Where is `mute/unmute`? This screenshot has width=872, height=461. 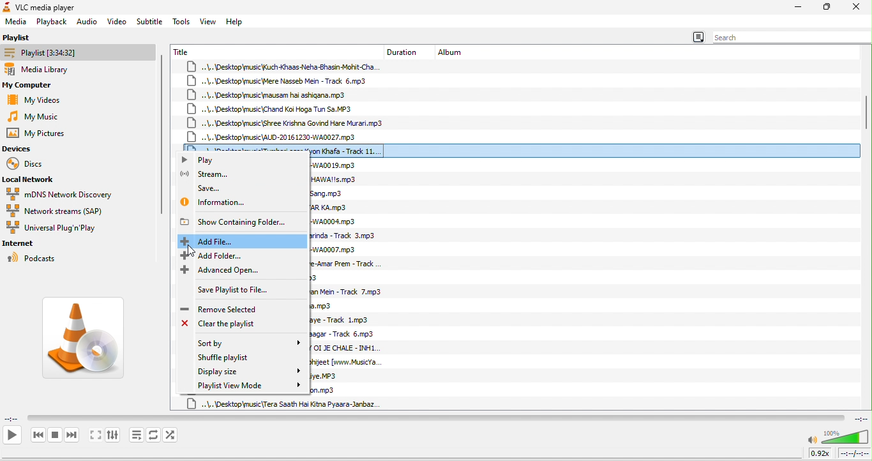 mute/unmute is located at coordinates (812, 441).